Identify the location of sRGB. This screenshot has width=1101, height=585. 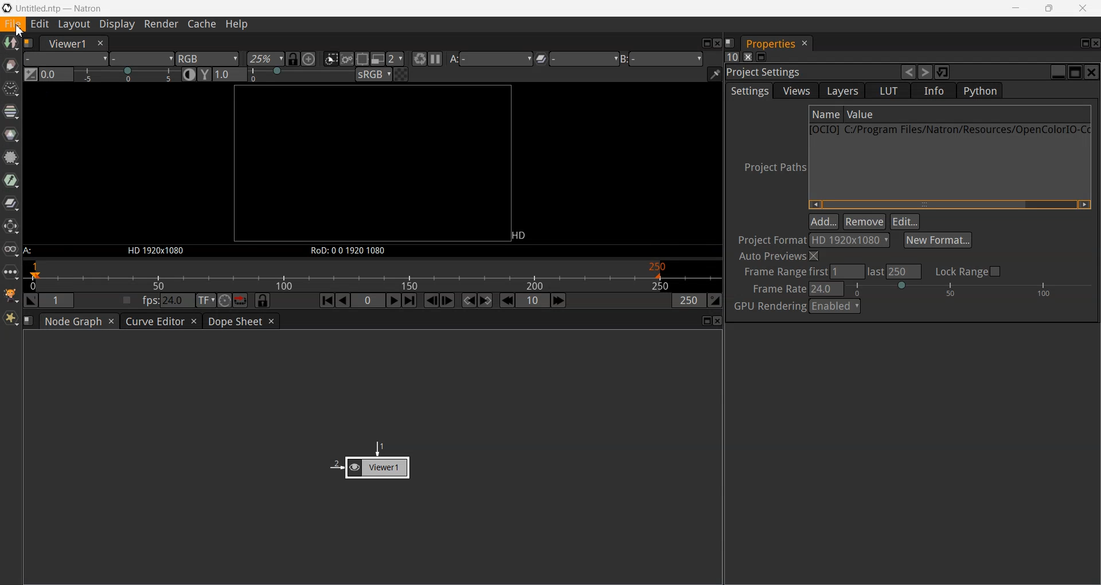
(374, 75).